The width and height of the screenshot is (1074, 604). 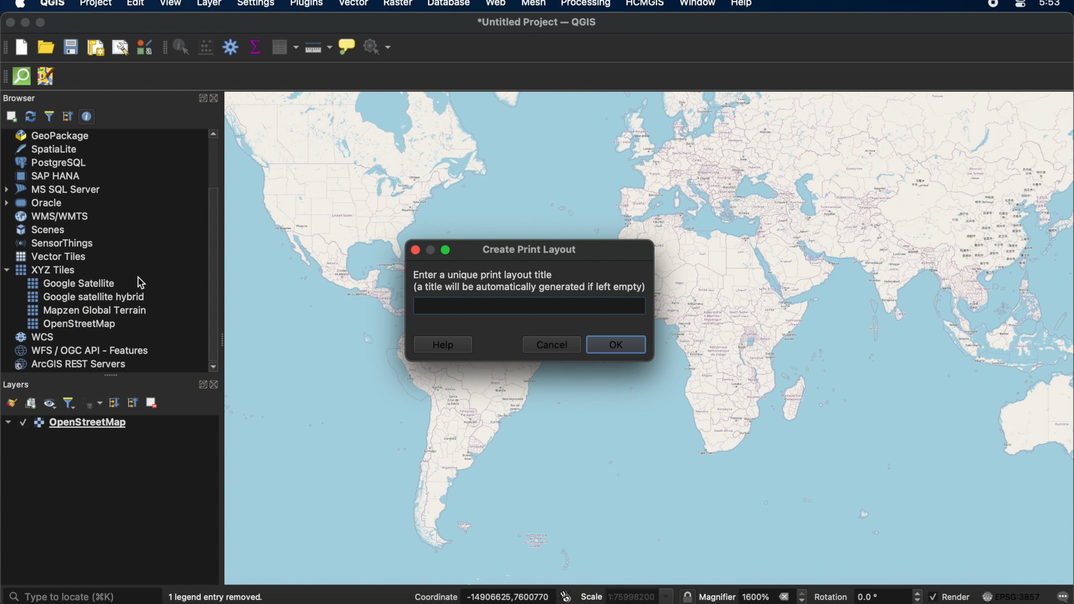 What do you see at coordinates (528, 306) in the screenshot?
I see `text box` at bounding box center [528, 306].